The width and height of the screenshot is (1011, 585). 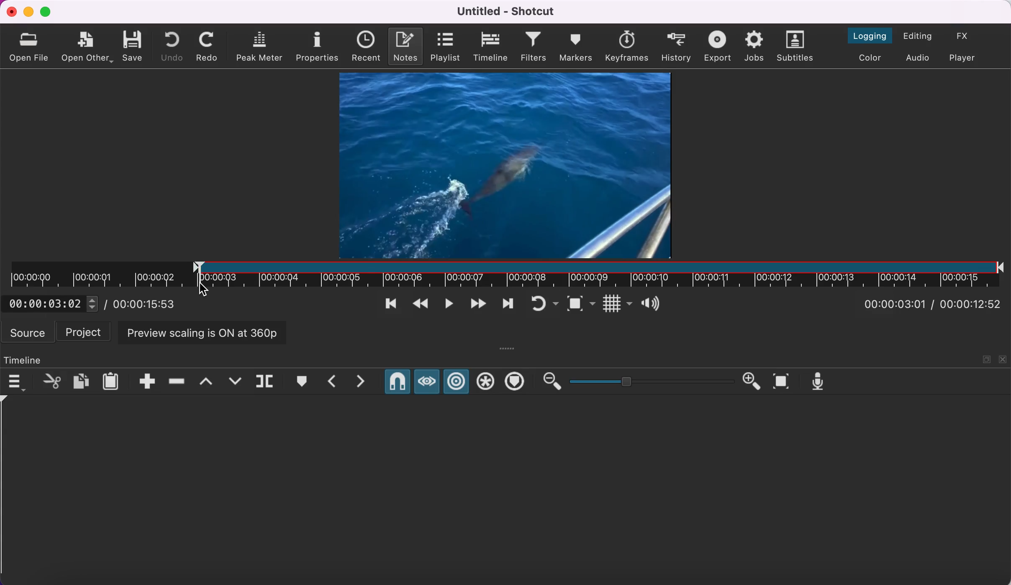 I want to click on total duration, so click(x=151, y=305).